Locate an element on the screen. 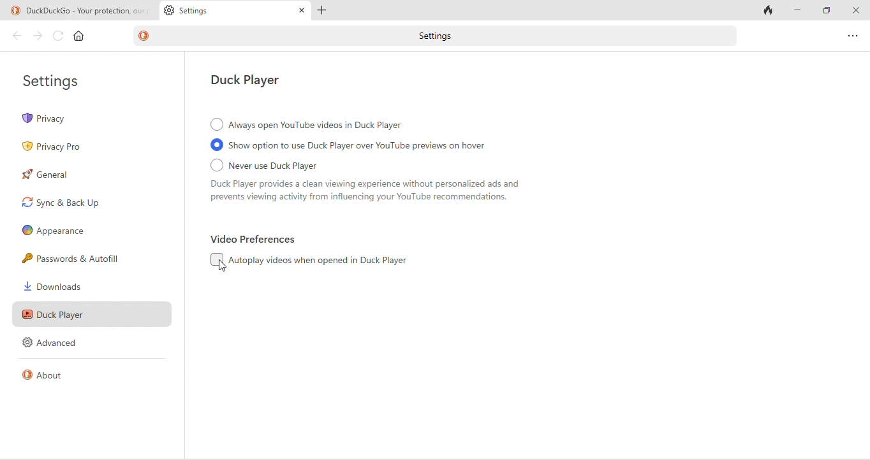 The width and height of the screenshot is (870, 460). maximize is located at coordinates (828, 11).